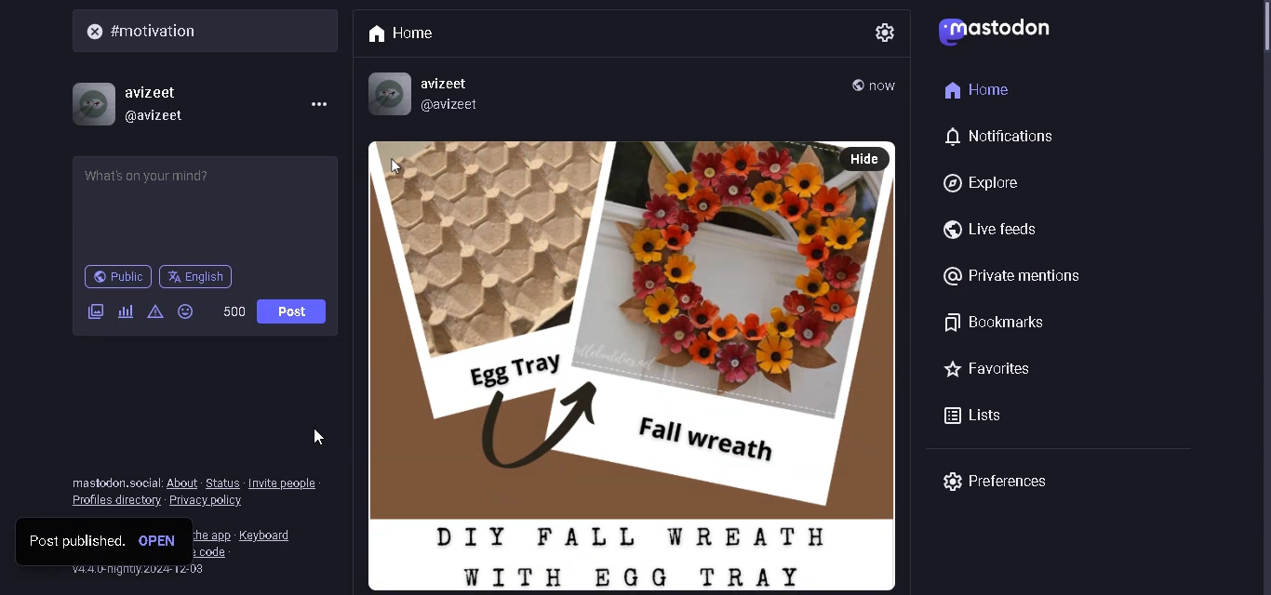 The image size is (1271, 595). Describe the element at coordinates (993, 320) in the screenshot. I see `bookmarks` at that location.